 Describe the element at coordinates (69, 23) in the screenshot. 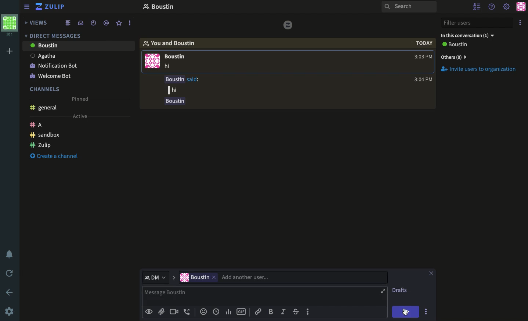

I see `Feed` at that location.